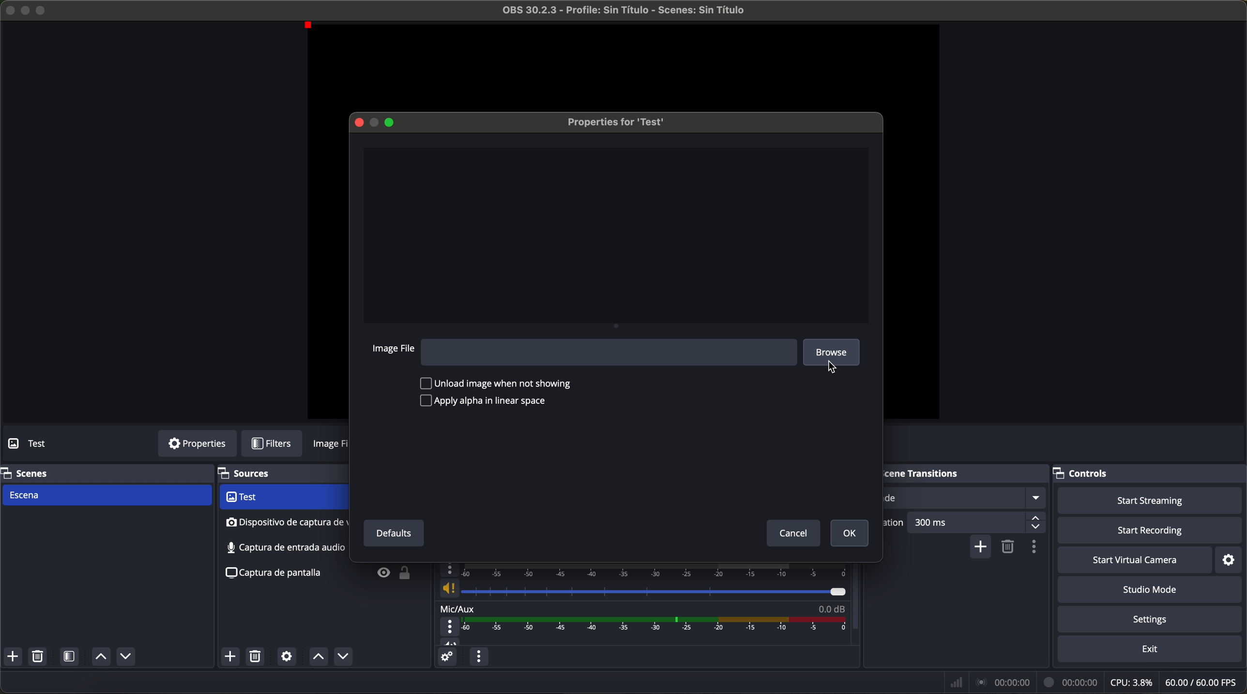 The image size is (1247, 694). Describe the element at coordinates (1135, 560) in the screenshot. I see `start virtual camera` at that location.